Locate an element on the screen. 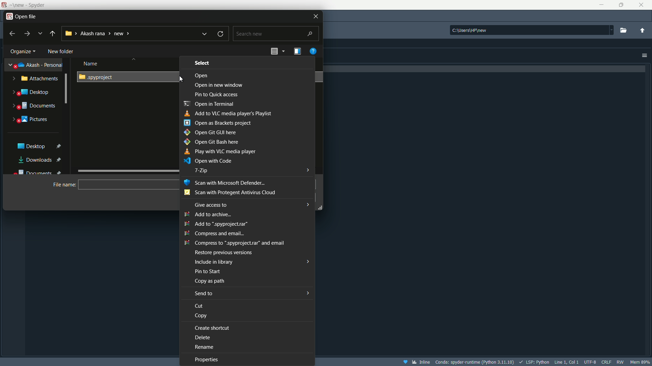  refresh is located at coordinates (222, 35).